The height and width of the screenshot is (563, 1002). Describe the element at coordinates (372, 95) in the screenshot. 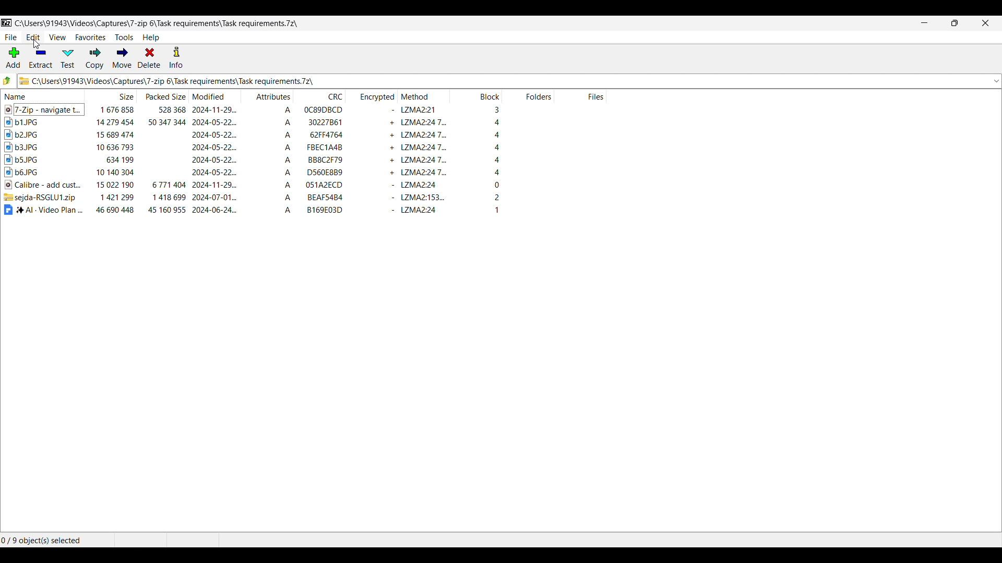

I see `Encrypted column` at that location.